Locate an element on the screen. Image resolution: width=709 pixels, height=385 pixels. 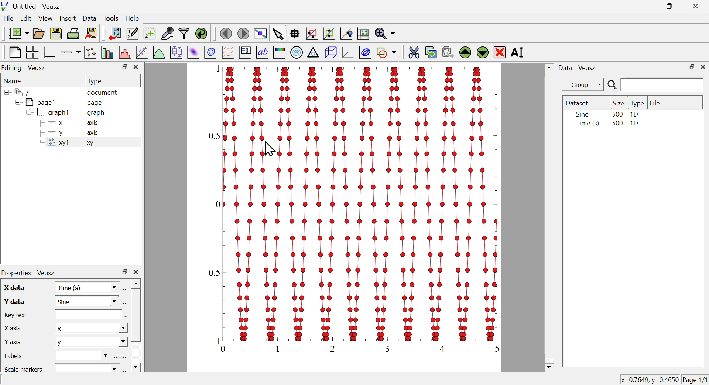
close is located at coordinates (697, 6).